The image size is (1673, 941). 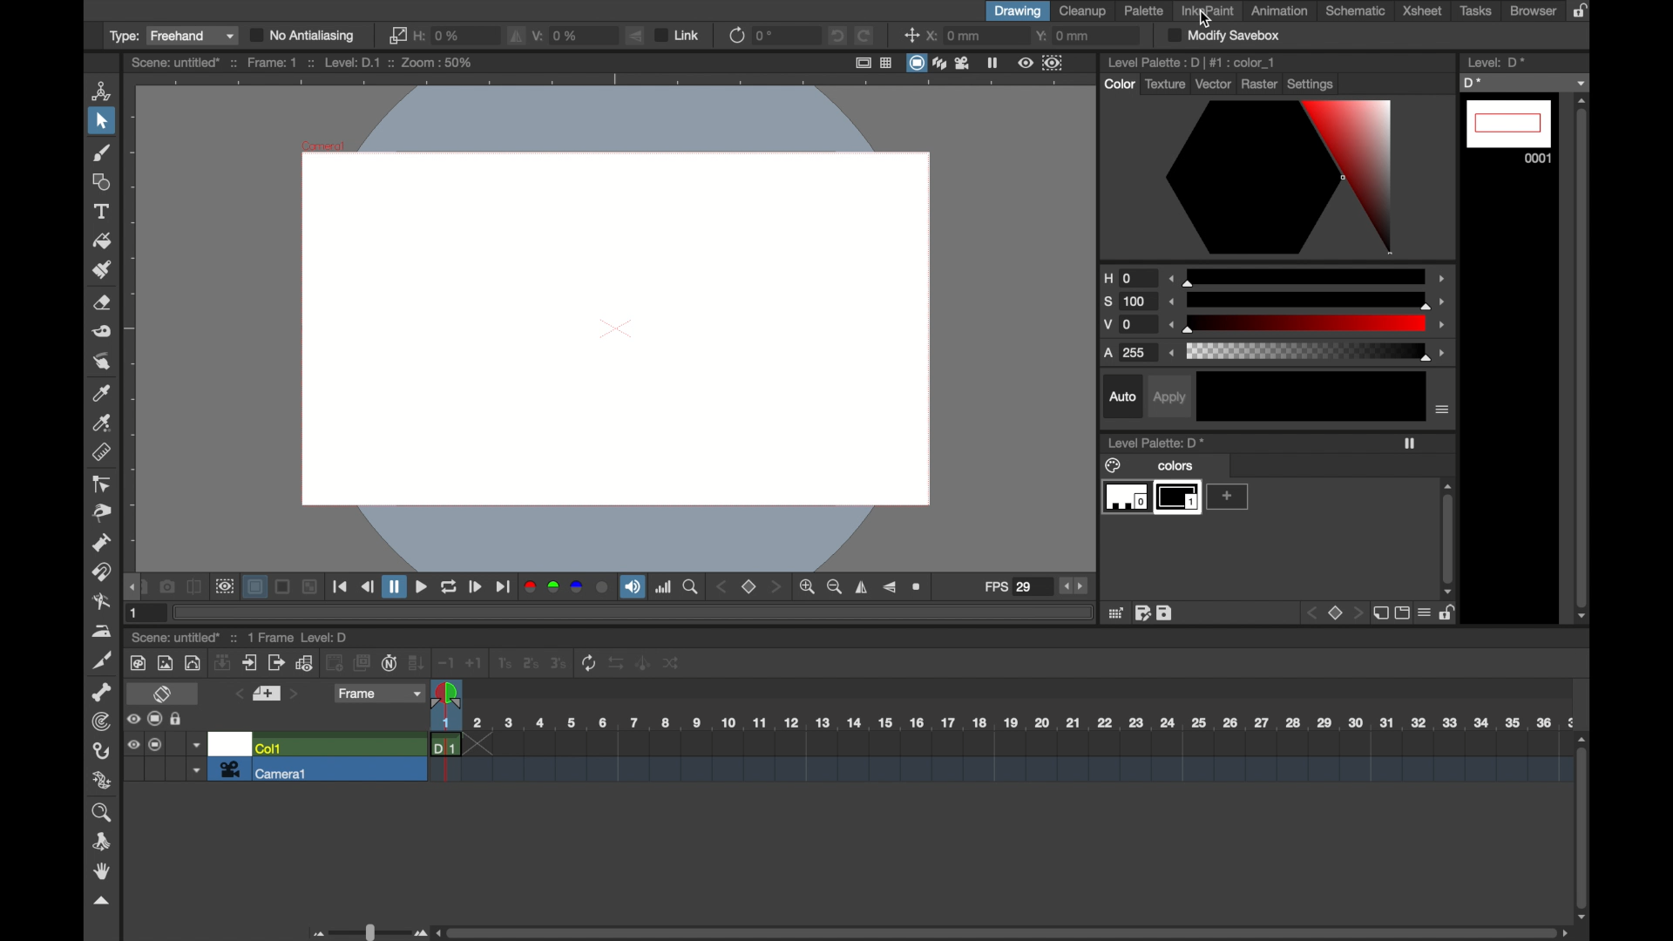 I want to click on animation, so click(x=1277, y=10).